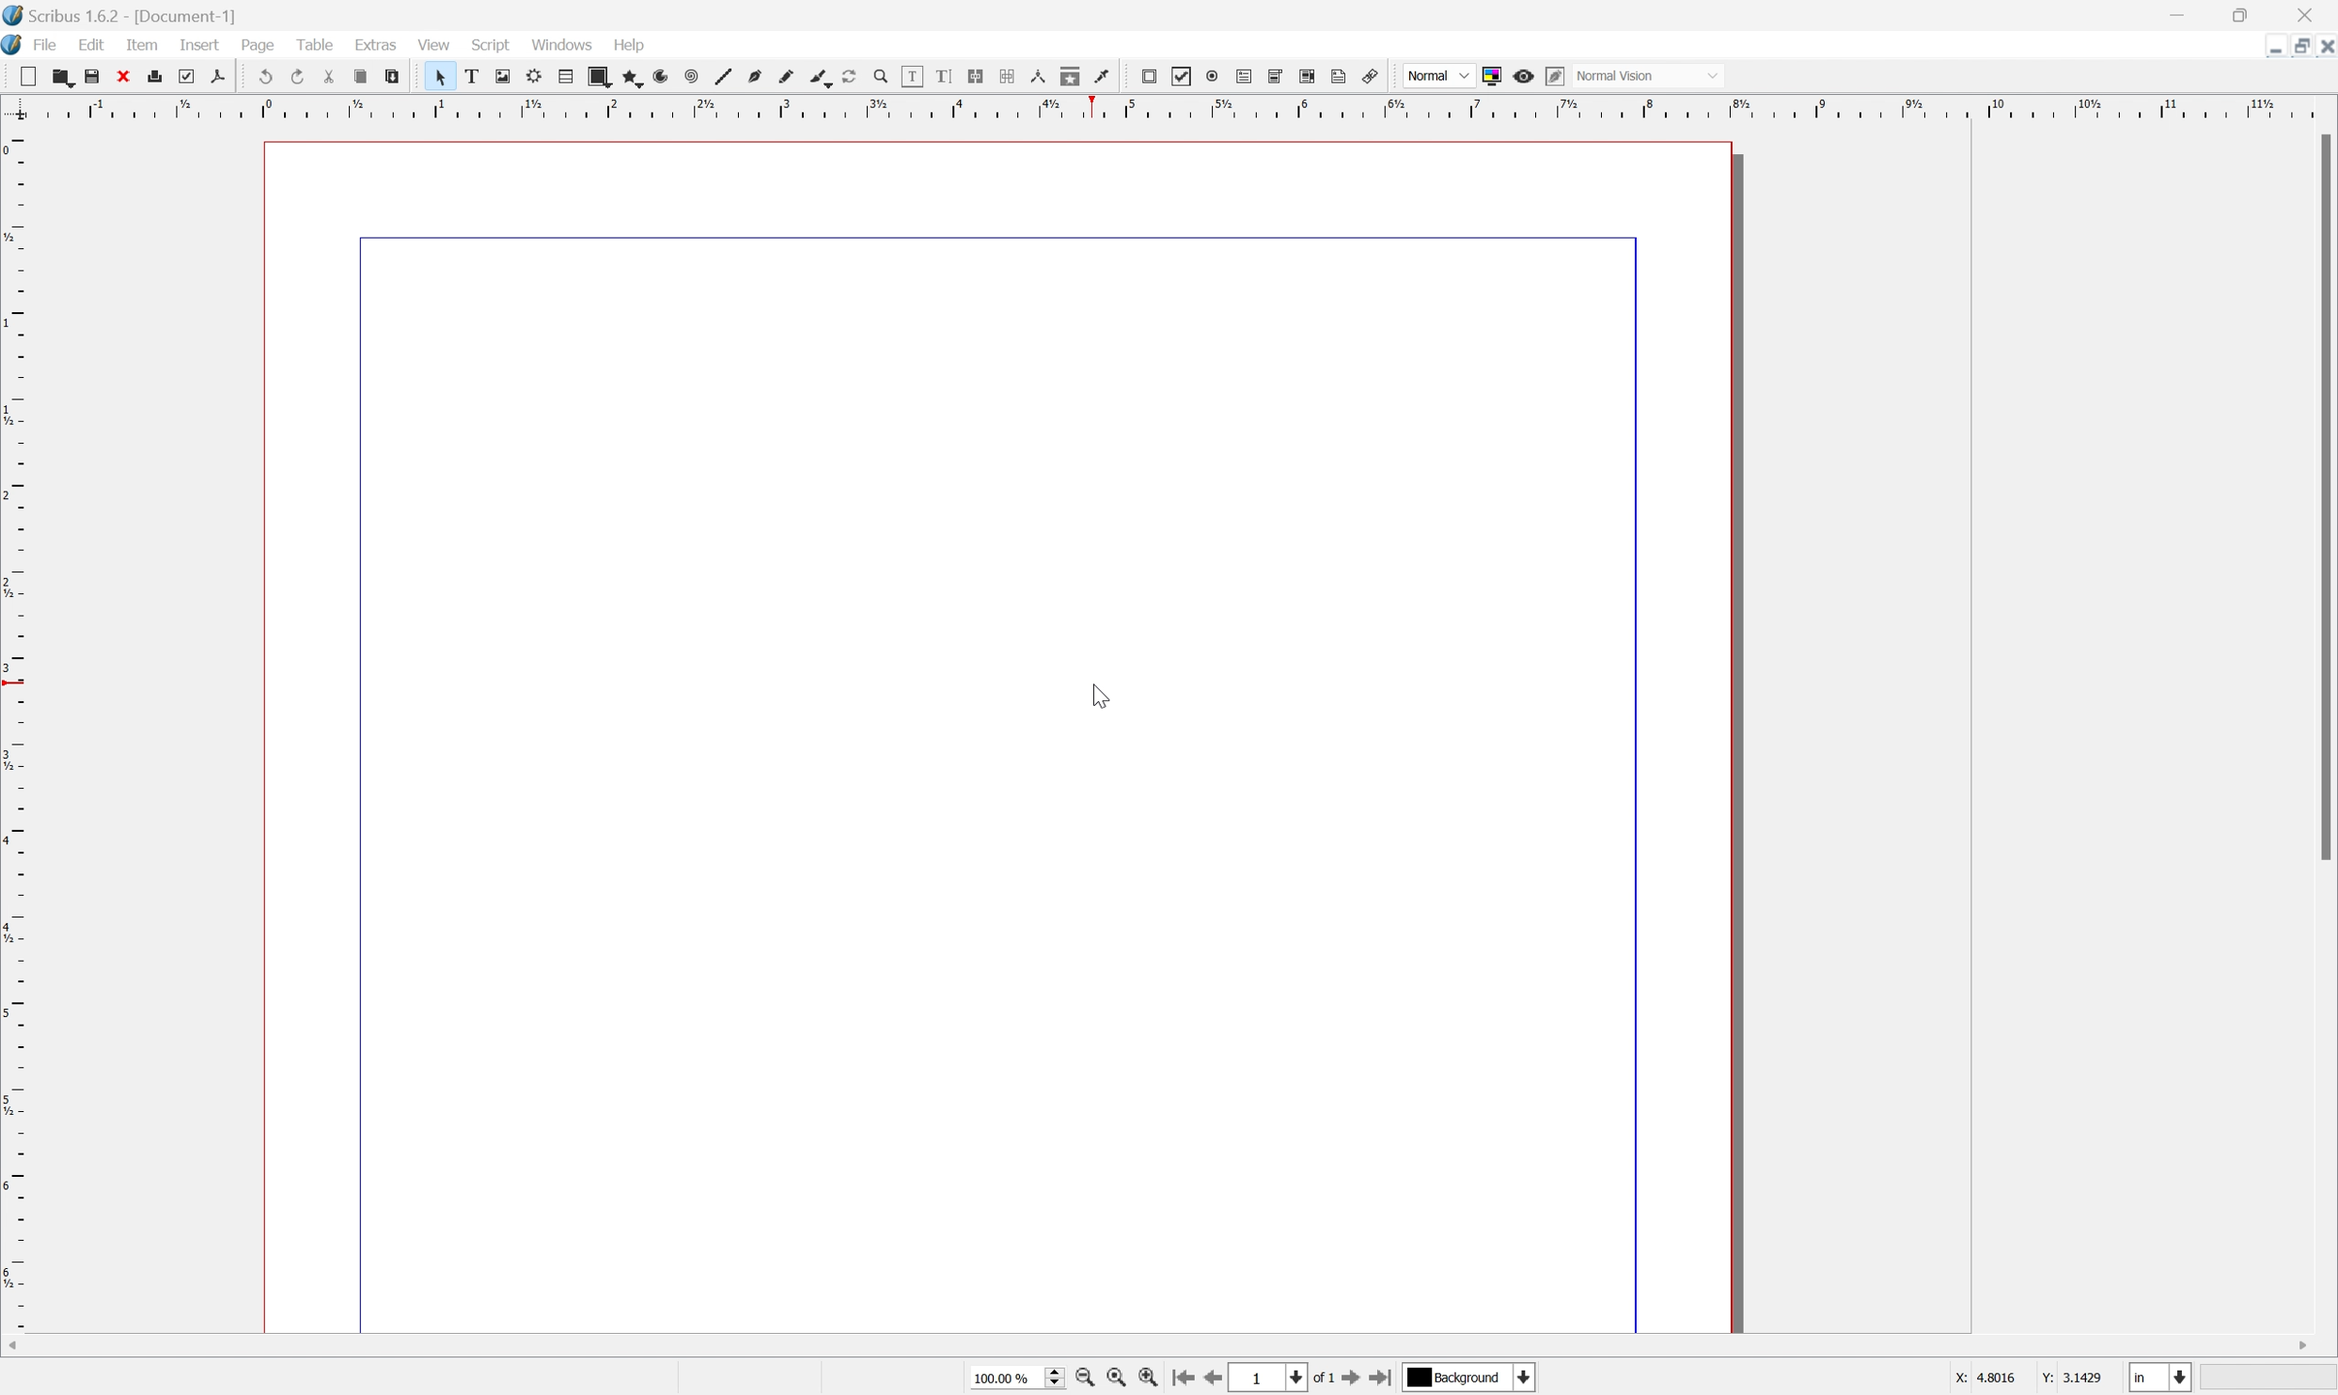 This screenshot has height=1395, width=2338. What do you see at coordinates (946, 76) in the screenshot?
I see `edit text with story editor` at bounding box center [946, 76].